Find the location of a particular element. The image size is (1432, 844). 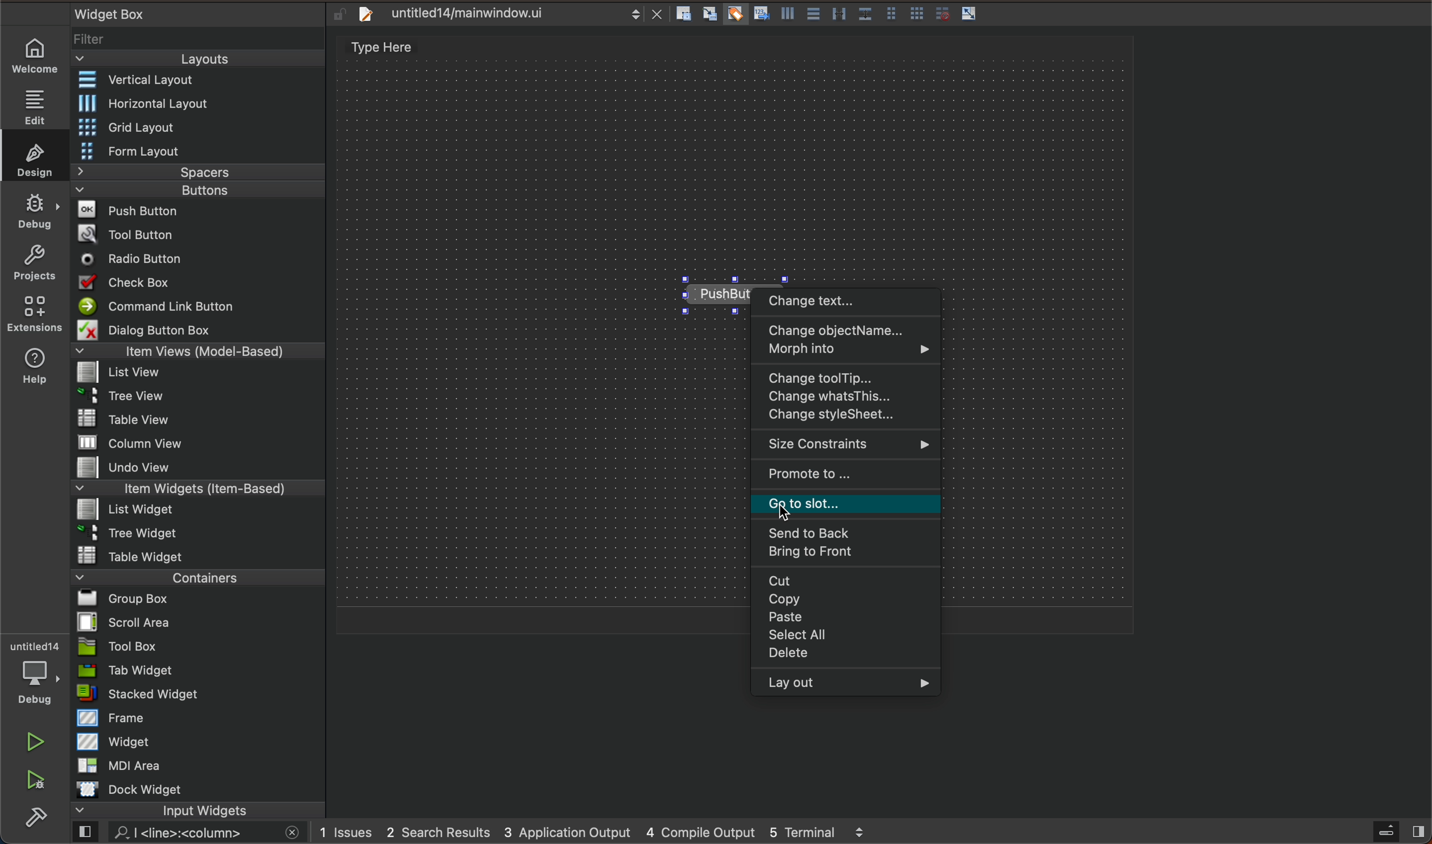

layout is located at coordinates (846, 685).